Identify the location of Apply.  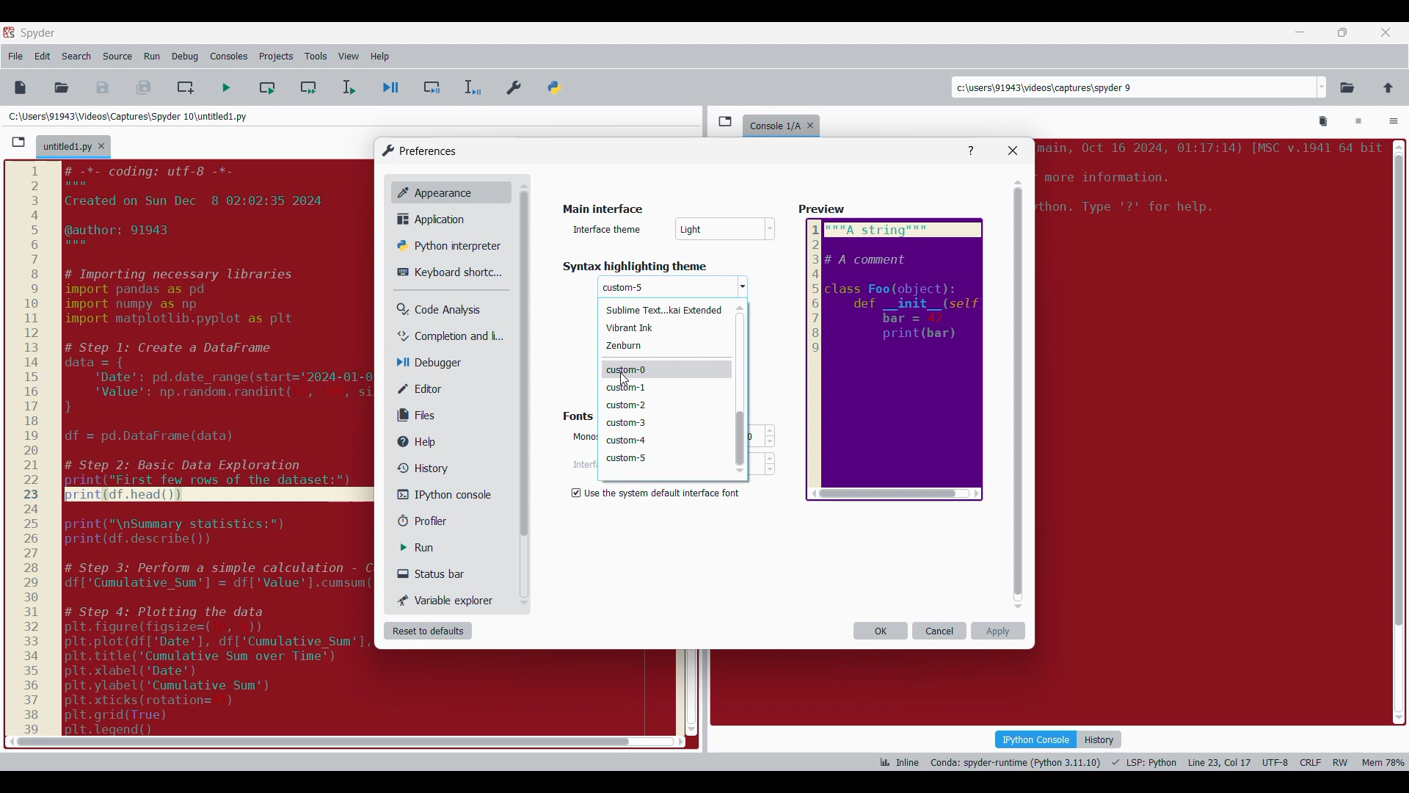
(998, 631).